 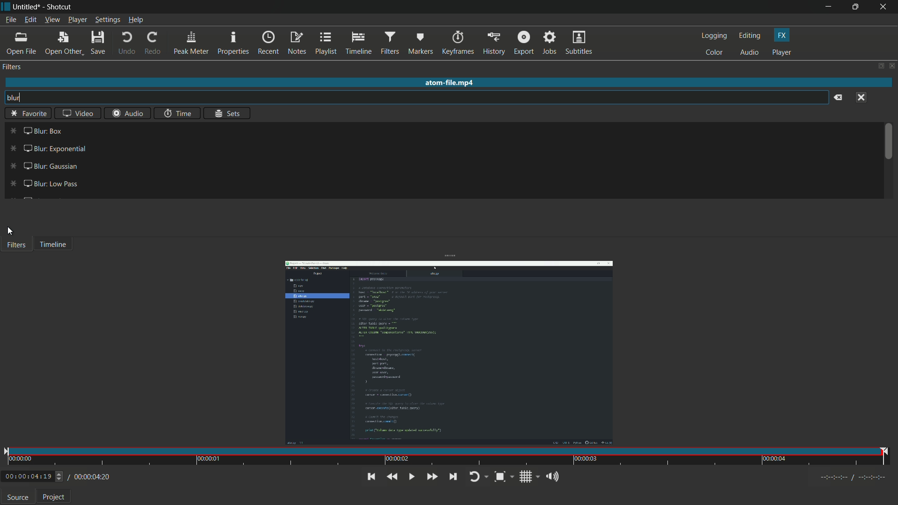 What do you see at coordinates (891, 66) in the screenshot?
I see `close` at bounding box center [891, 66].